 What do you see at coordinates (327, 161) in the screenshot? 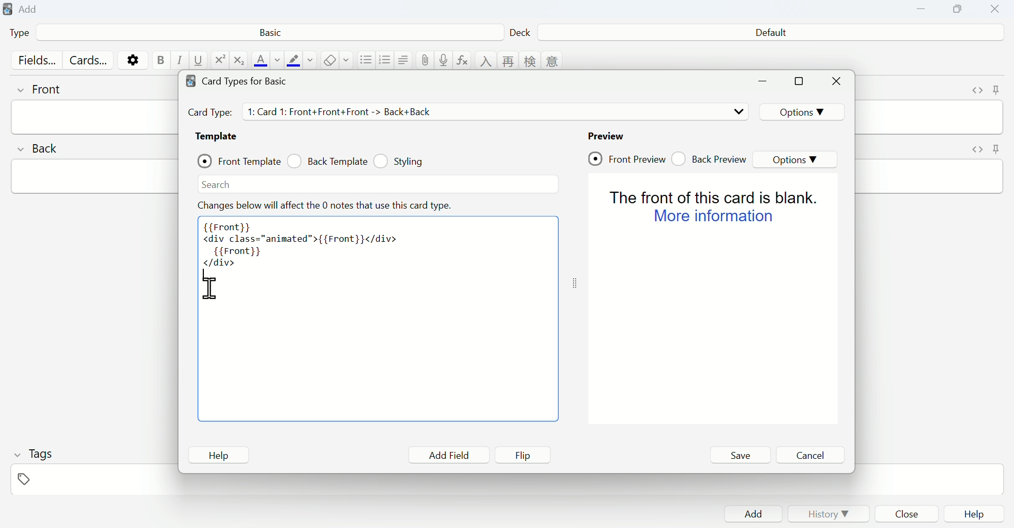
I see `Back Template` at bounding box center [327, 161].